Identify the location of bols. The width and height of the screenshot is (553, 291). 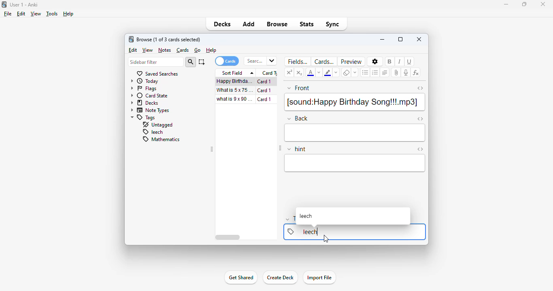
(390, 61).